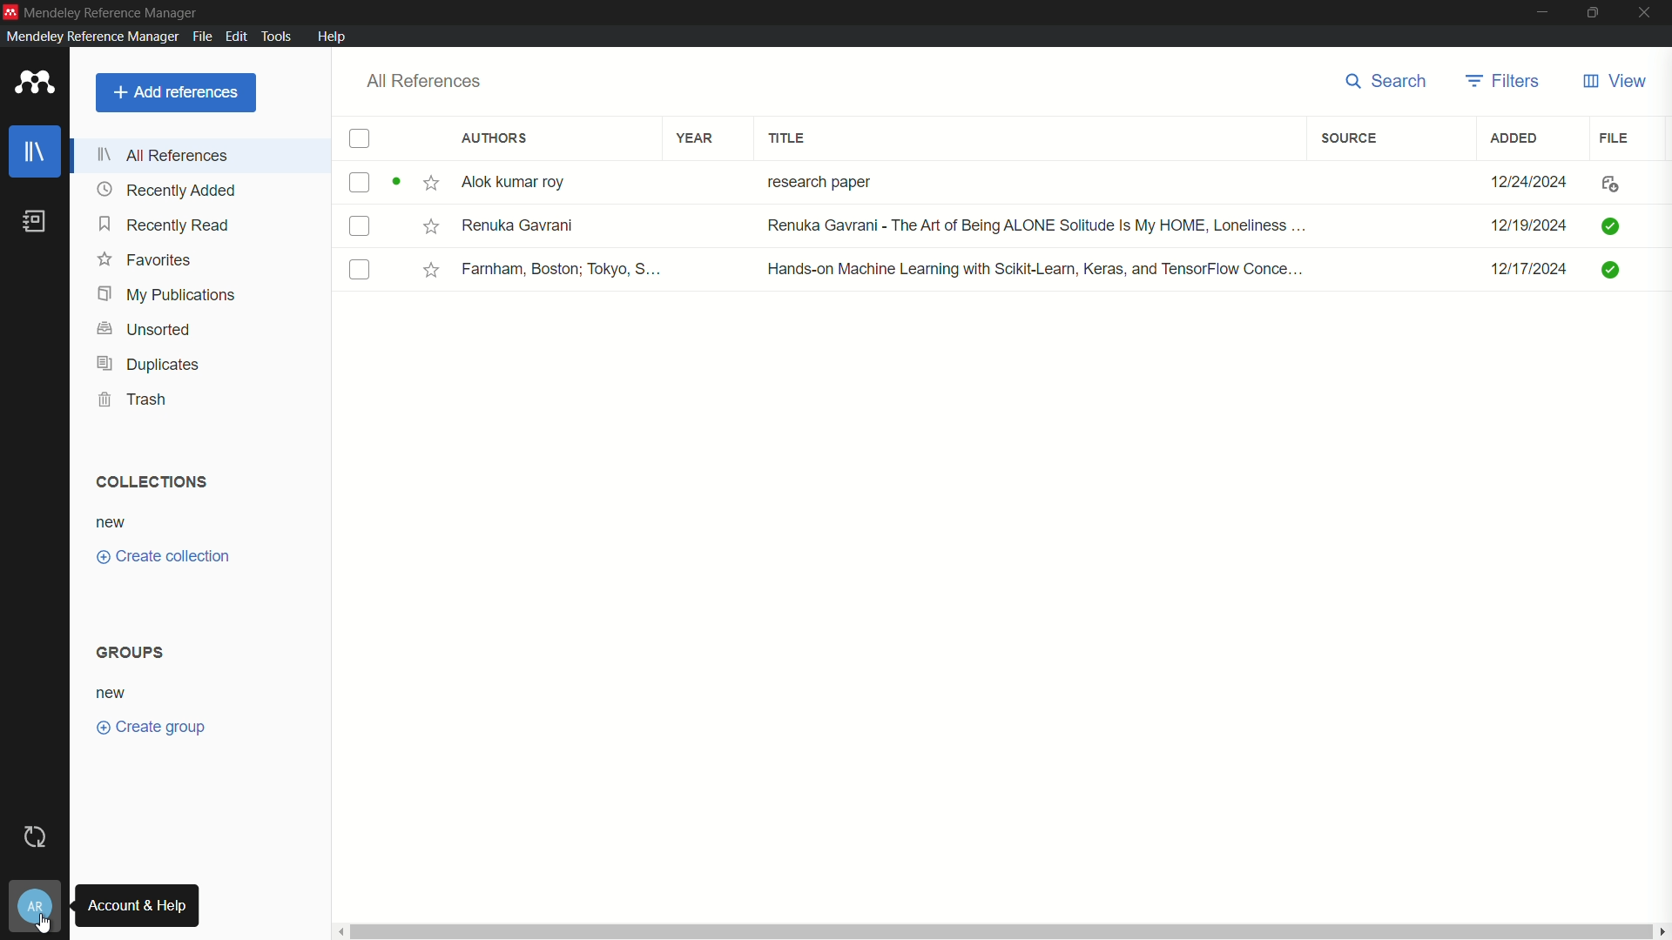 This screenshot has height=940, width=1672. I want to click on unsorted, so click(145, 328).